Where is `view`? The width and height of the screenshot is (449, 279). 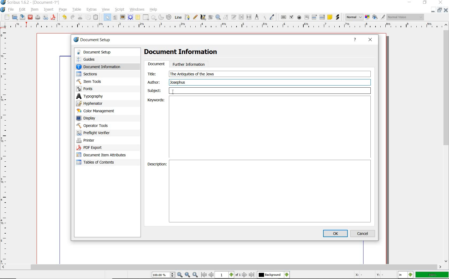 view is located at coordinates (106, 9).